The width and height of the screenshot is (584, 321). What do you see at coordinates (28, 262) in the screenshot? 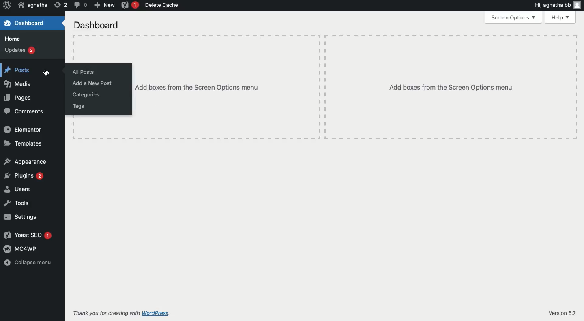
I see `Collapse menu` at bounding box center [28, 262].